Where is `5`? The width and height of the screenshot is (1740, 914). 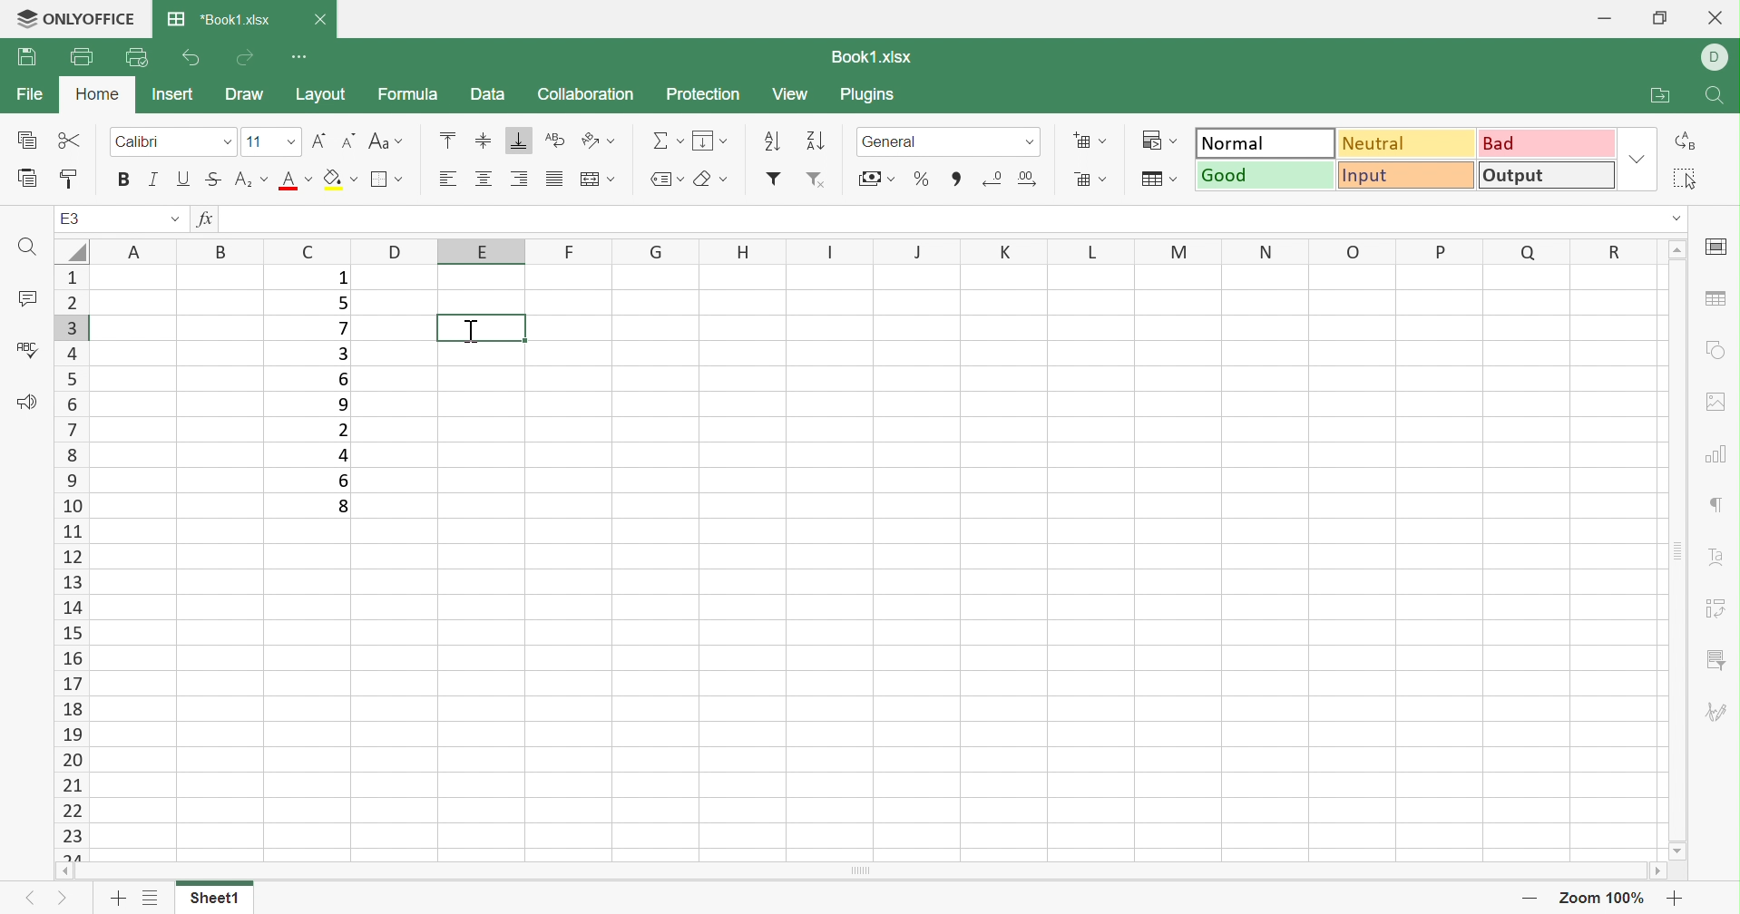 5 is located at coordinates (343, 302).